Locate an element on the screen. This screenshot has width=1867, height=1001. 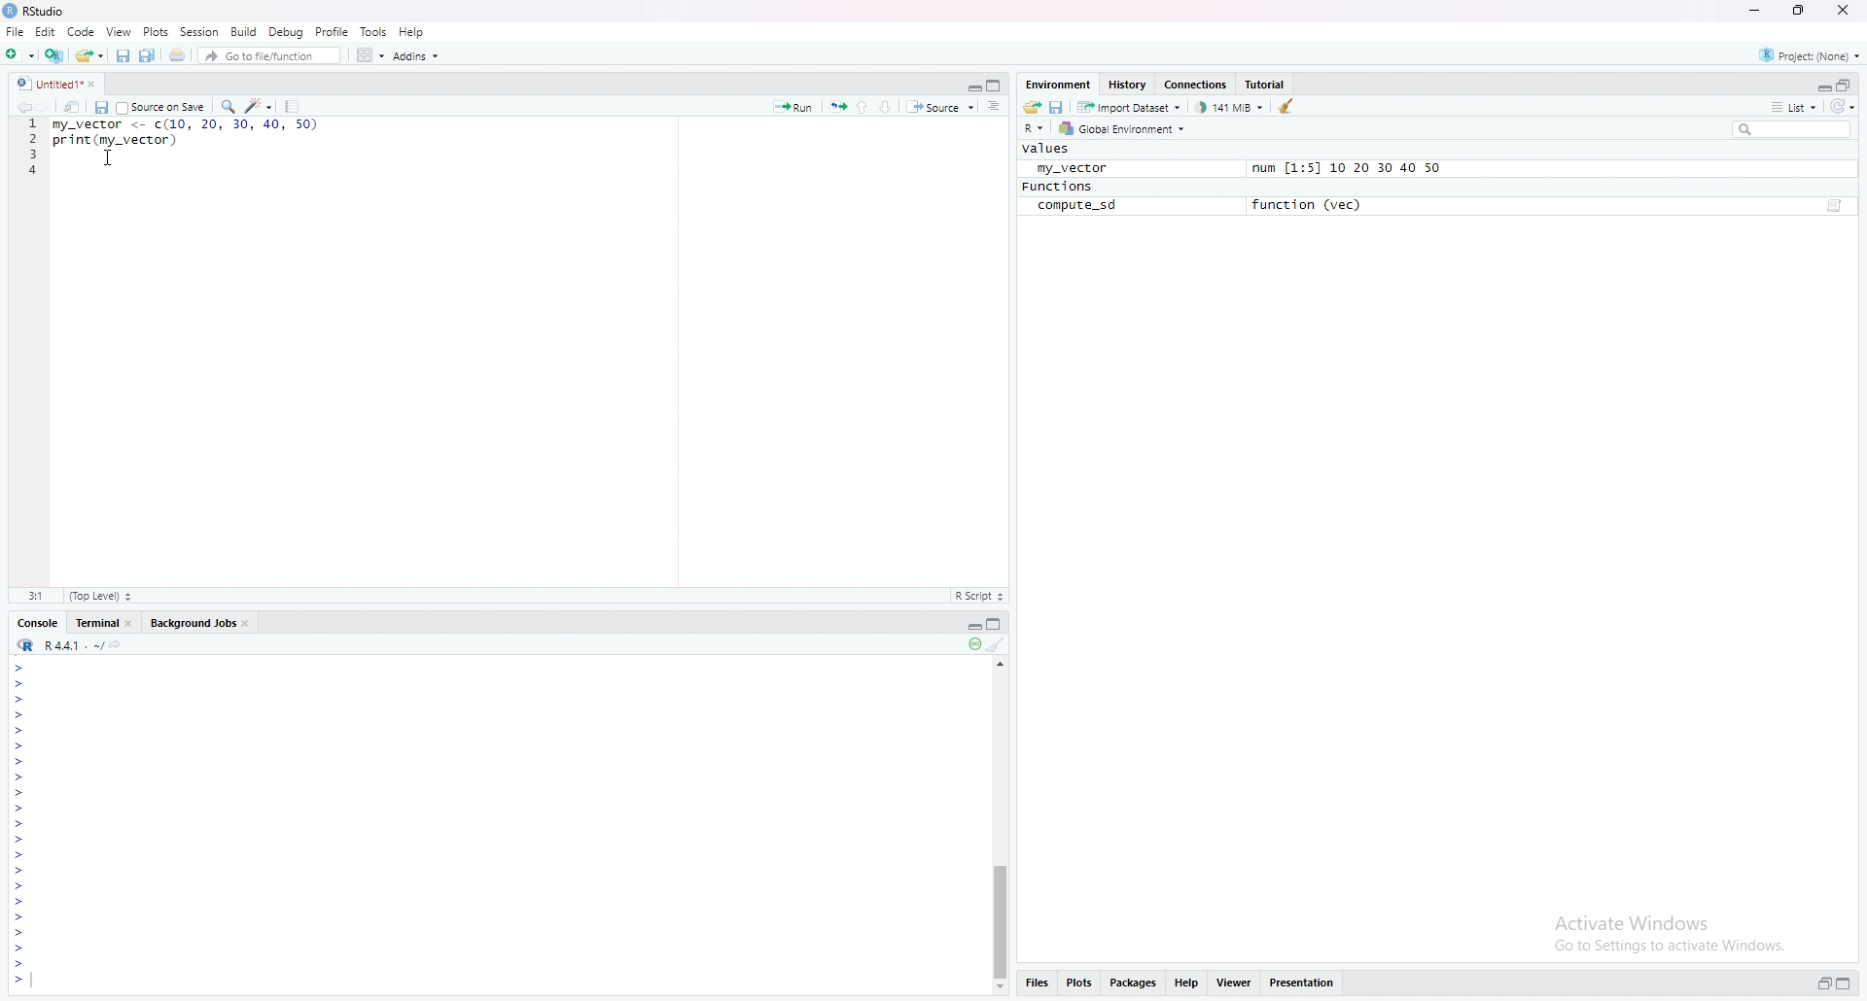
View is located at coordinates (120, 31).